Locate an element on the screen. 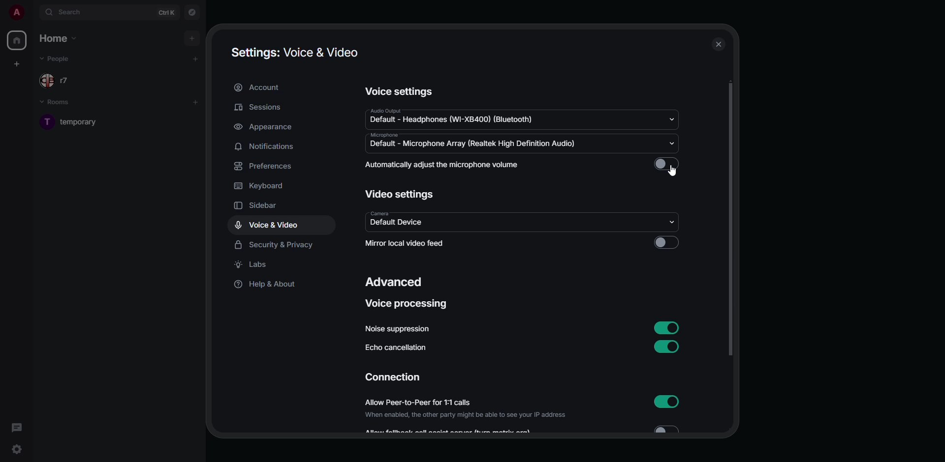  enabled is located at coordinates (666, 401).